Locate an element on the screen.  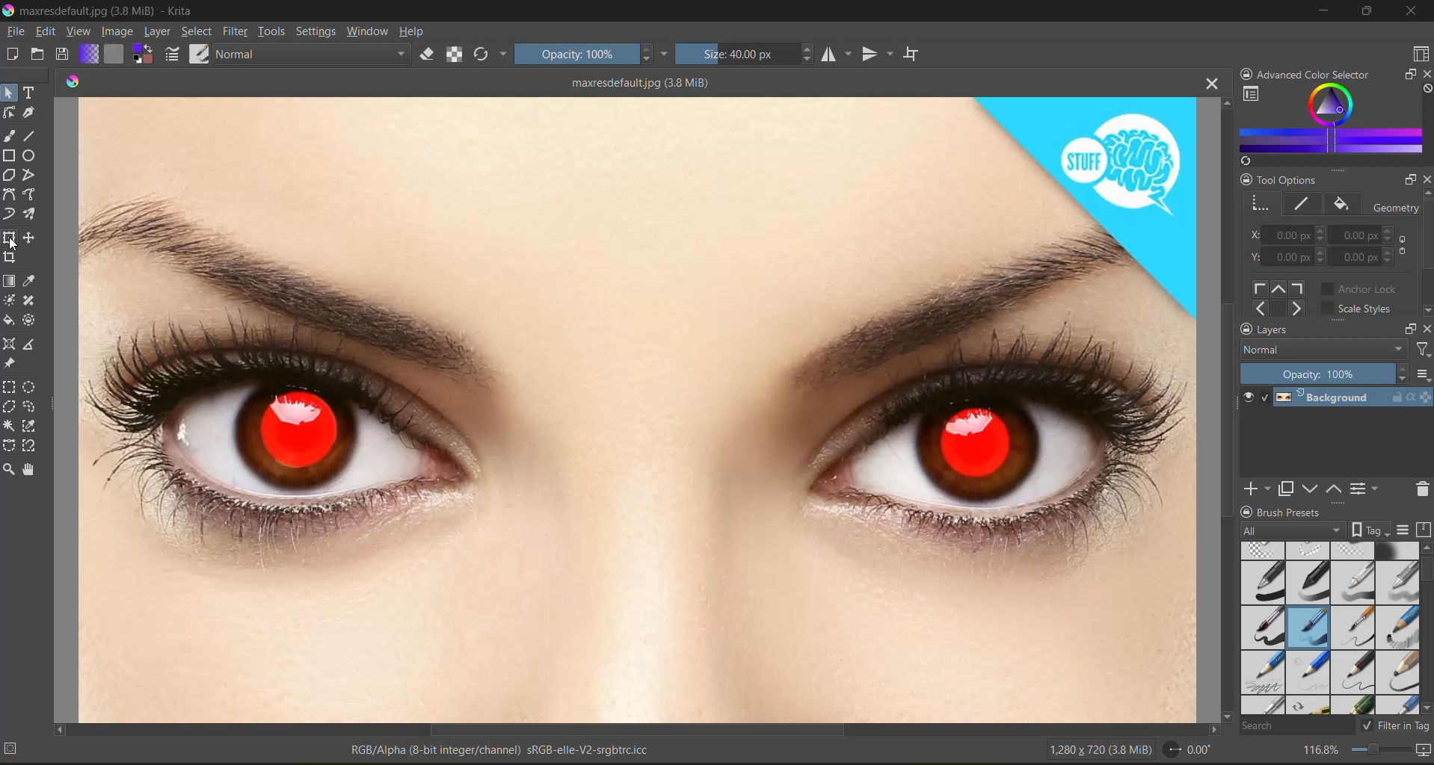
tool is located at coordinates (33, 468).